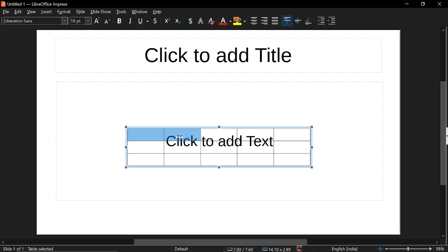 The image size is (448, 252). I want to click on Table, so click(163, 156).